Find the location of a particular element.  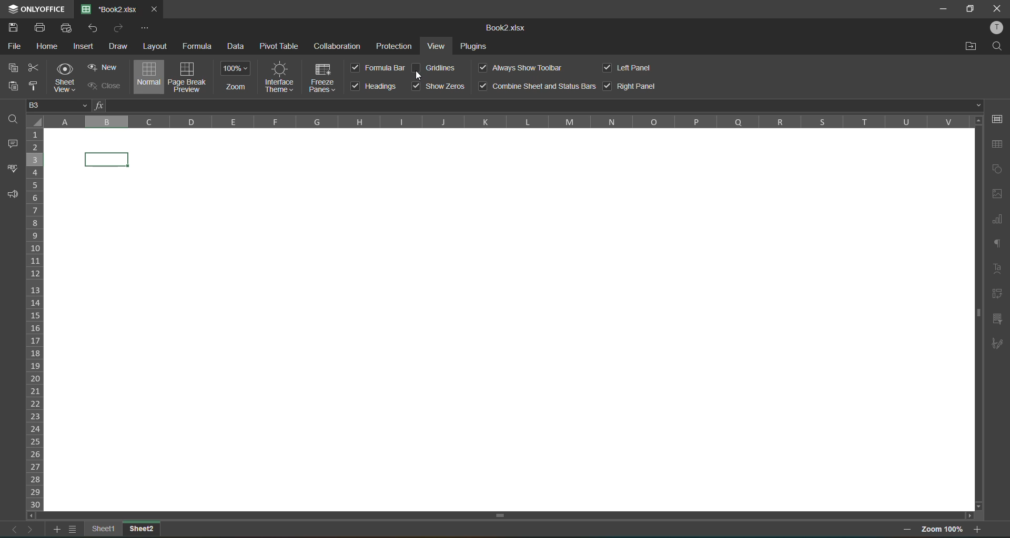

file is located at coordinates (17, 47).